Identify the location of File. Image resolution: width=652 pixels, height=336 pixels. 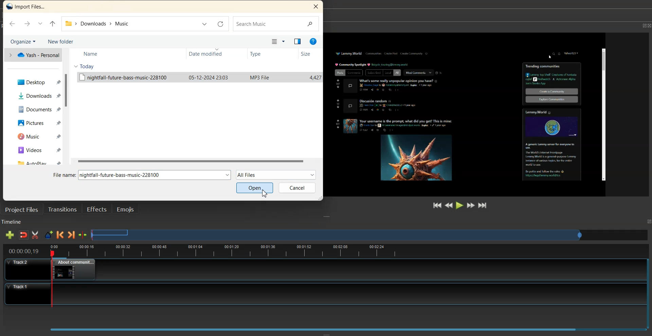
(199, 77).